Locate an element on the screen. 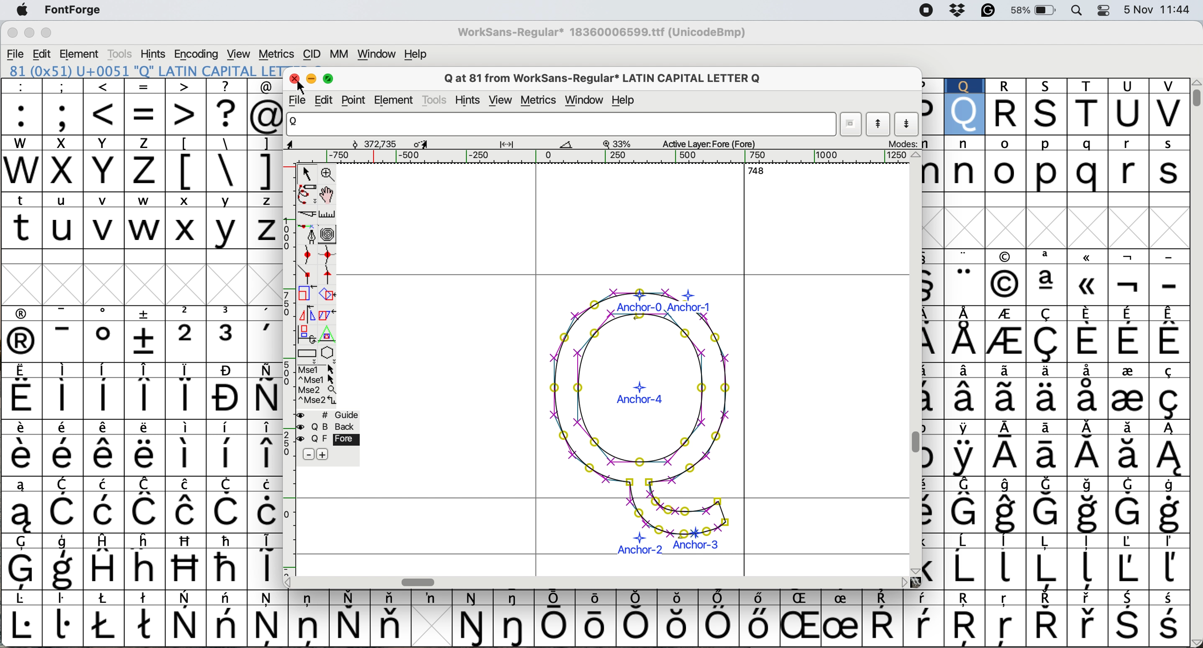  element is located at coordinates (81, 54).